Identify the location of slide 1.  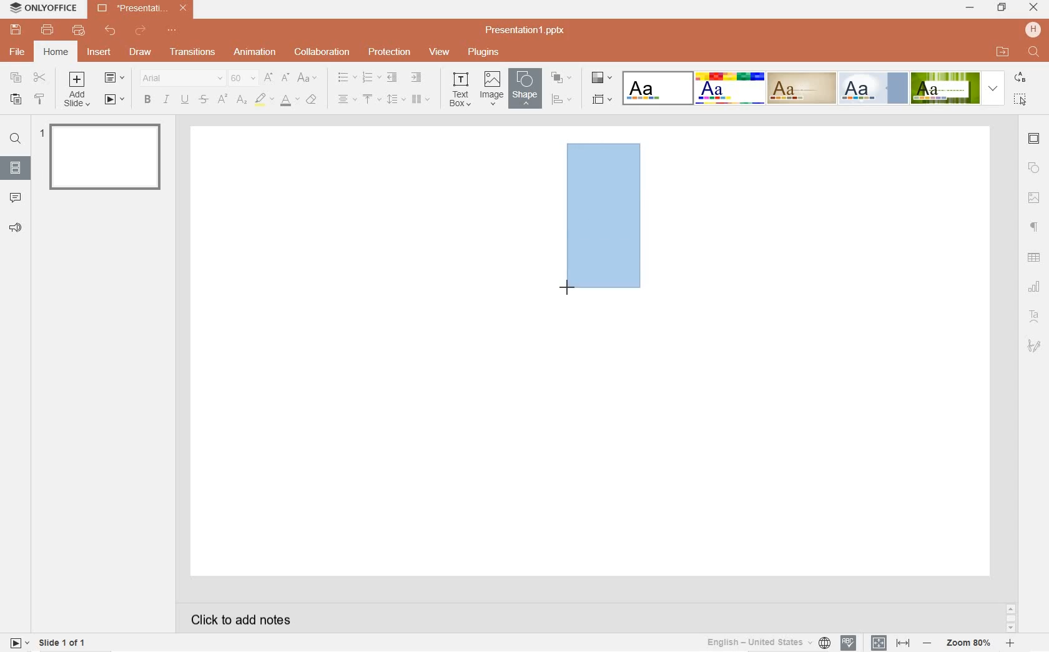
(104, 156).